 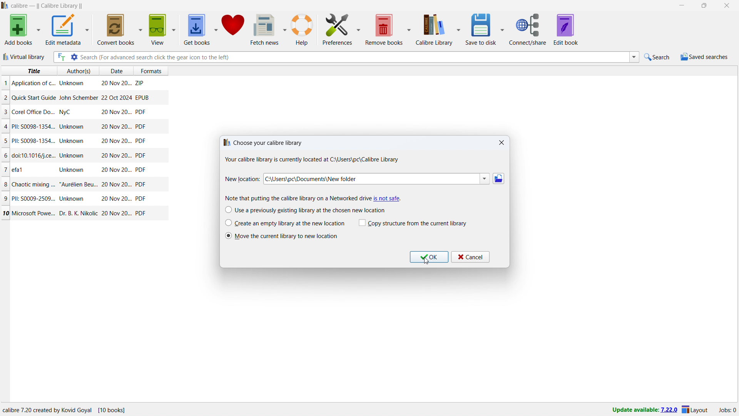 What do you see at coordinates (6, 156) in the screenshot?
I see `6` at bounding box center [6, 156].